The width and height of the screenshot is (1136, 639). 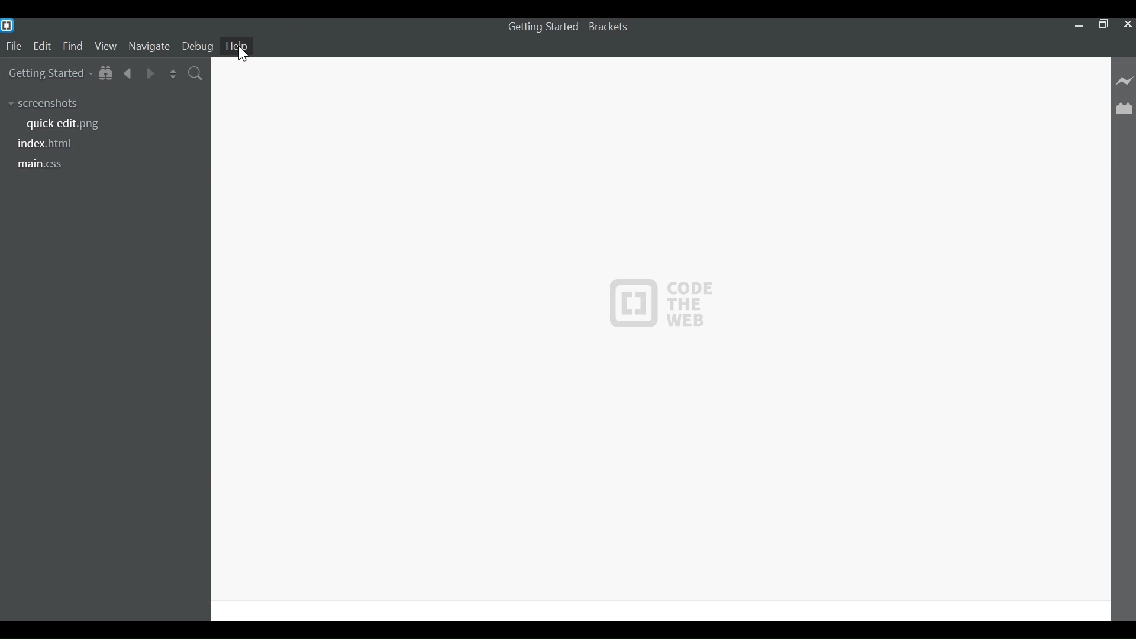 I want to click on index html File, so click(x=49, y=144).